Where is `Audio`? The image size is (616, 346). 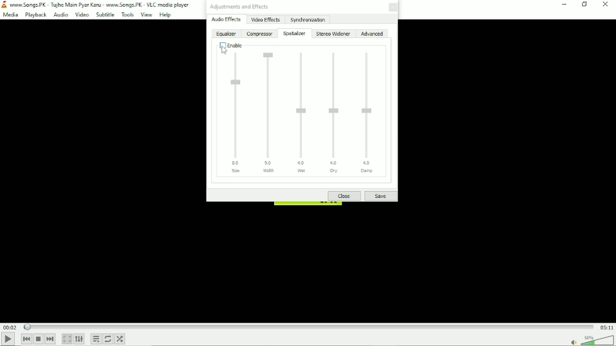
Audio is located at coordinates (60, 15).